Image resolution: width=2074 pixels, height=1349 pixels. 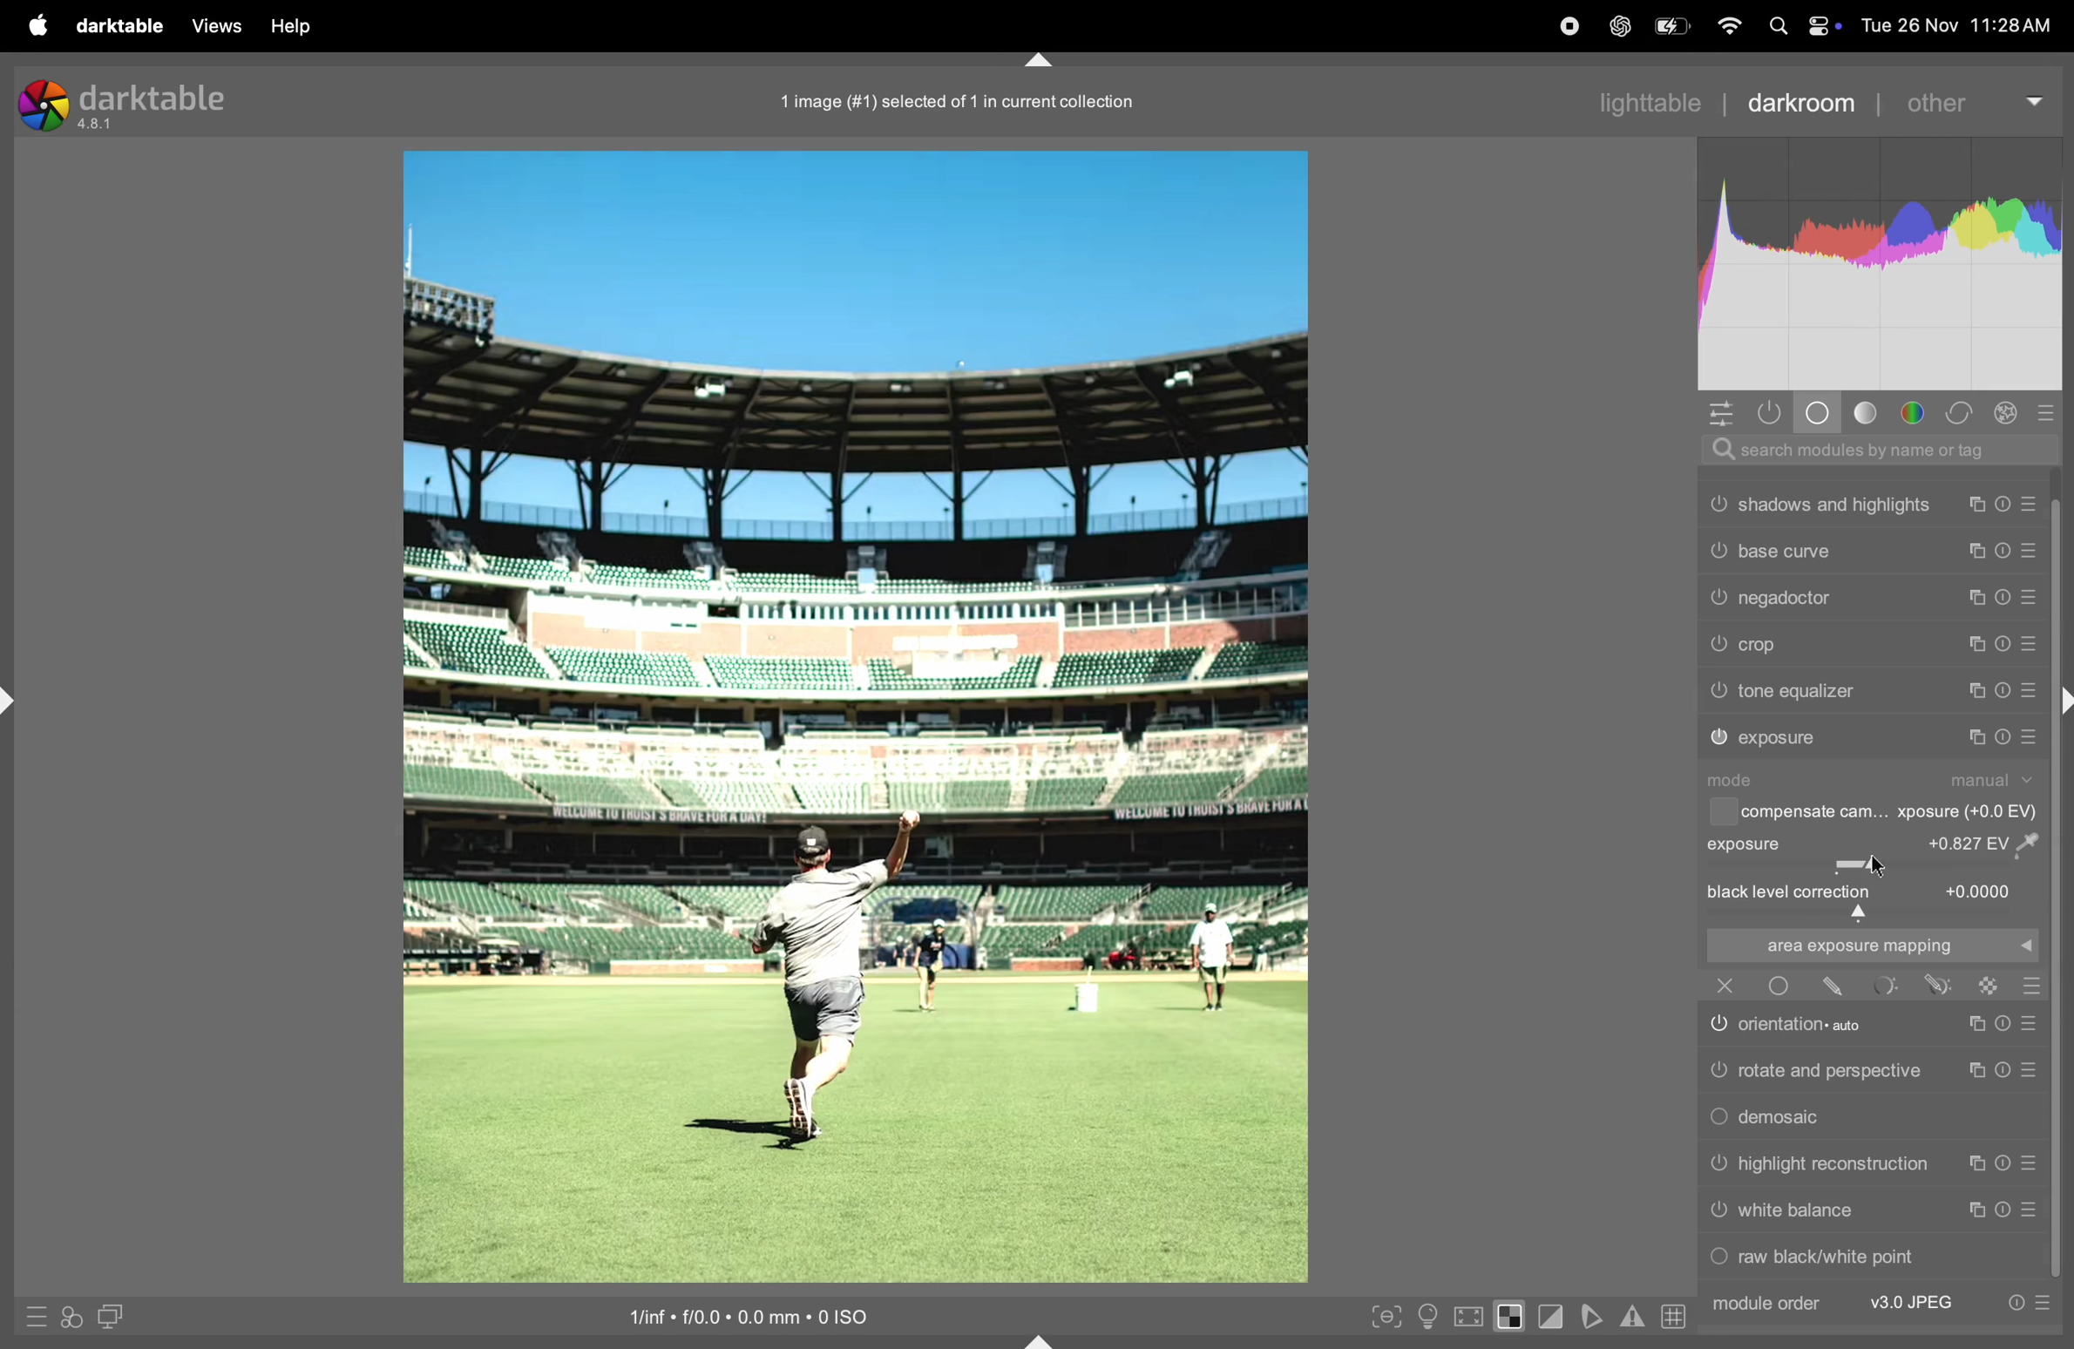 What do you see at coordinates (1797, 101) in the screenshot?
I see `darkroom` at bounding box center [1797, 101].